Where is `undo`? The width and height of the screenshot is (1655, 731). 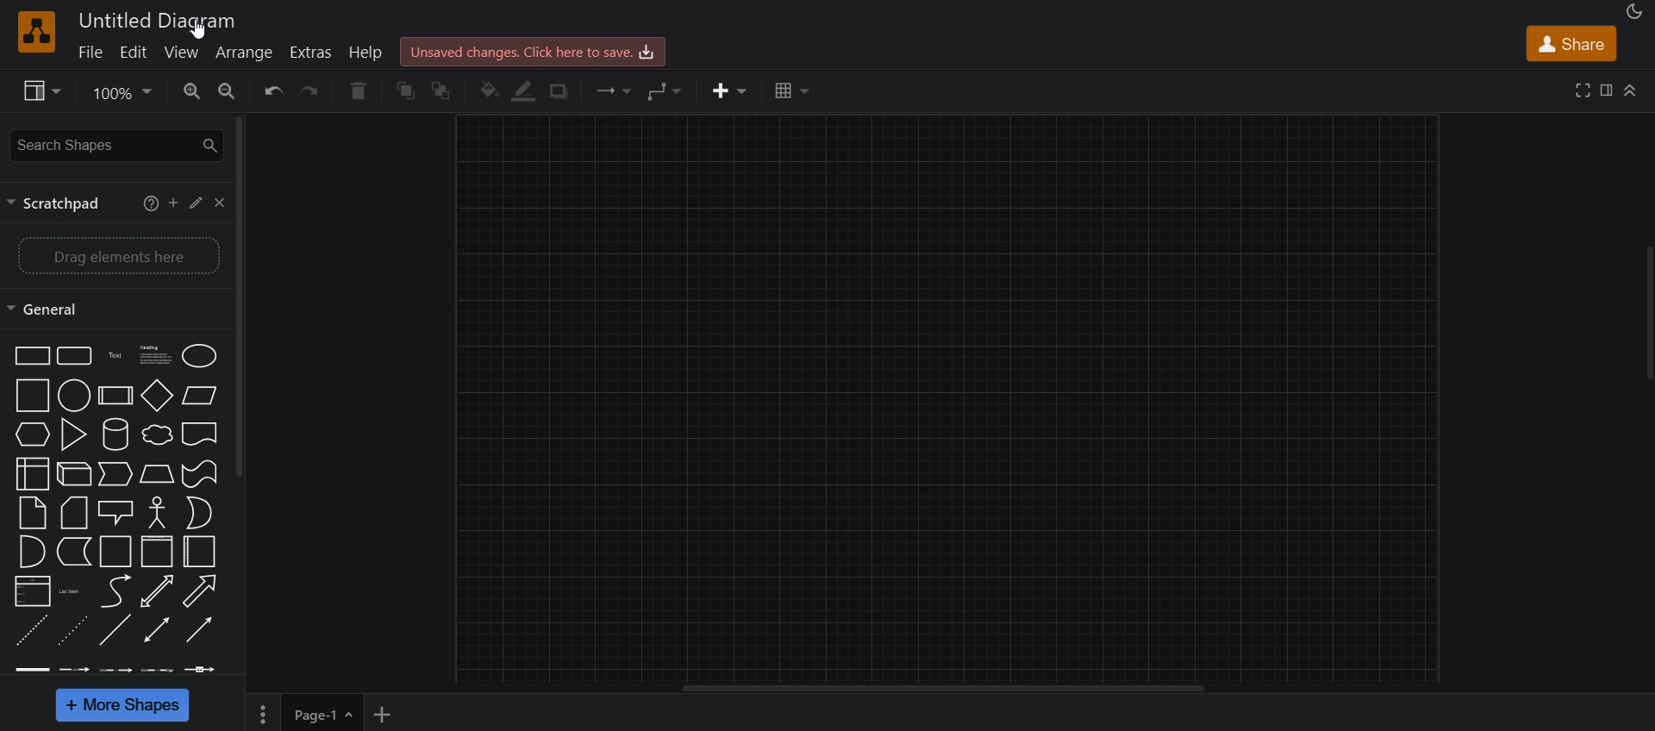
undo is located at coordinates (269, 91).